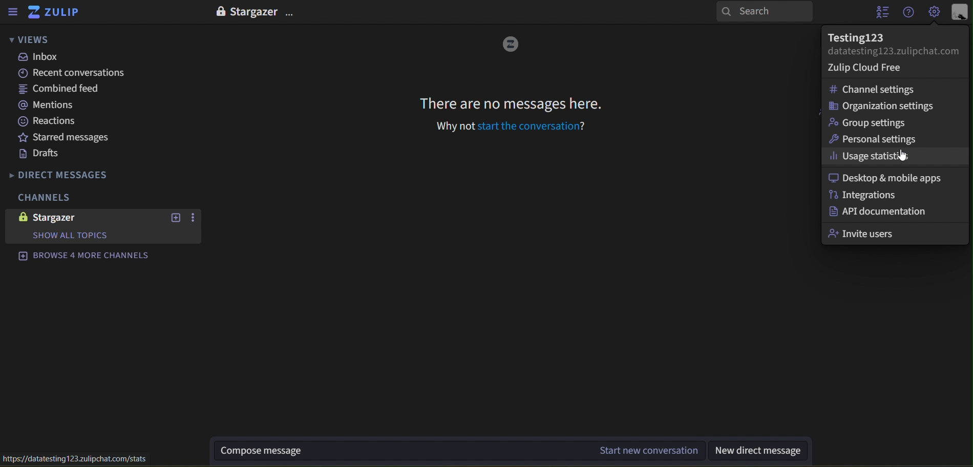  What do you see at coordinates (894, 52) in the screenshot?
I see `datatesting123.zulipchat.com` at bounding box center [894, 52].